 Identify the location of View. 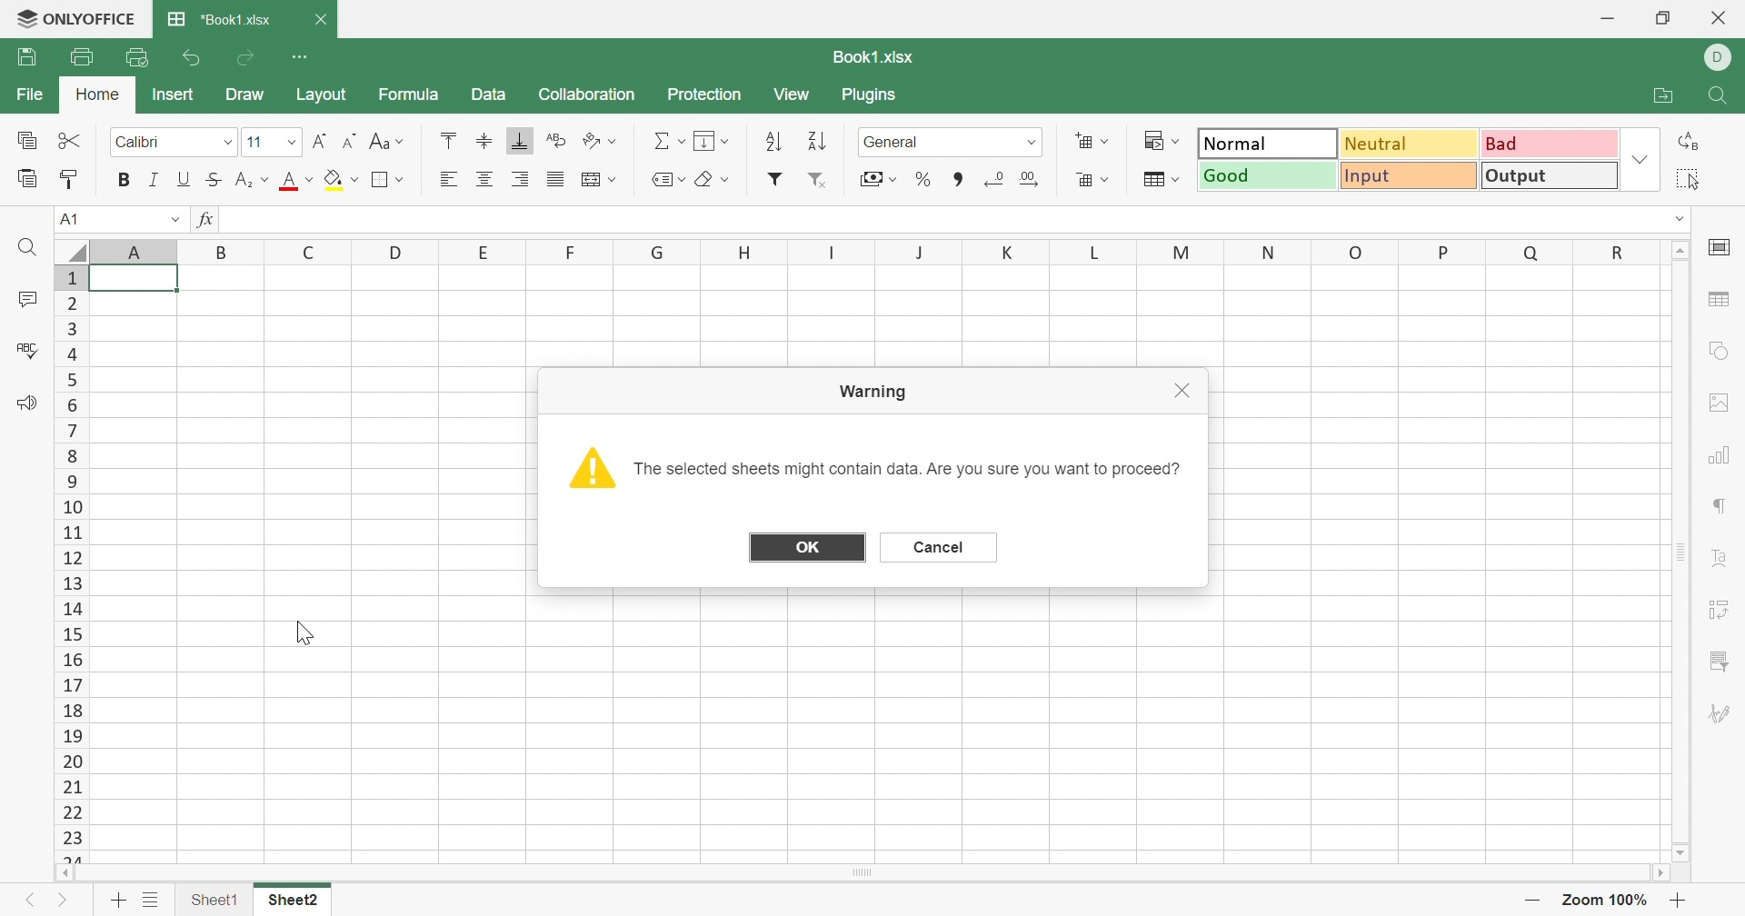
(793, 95).